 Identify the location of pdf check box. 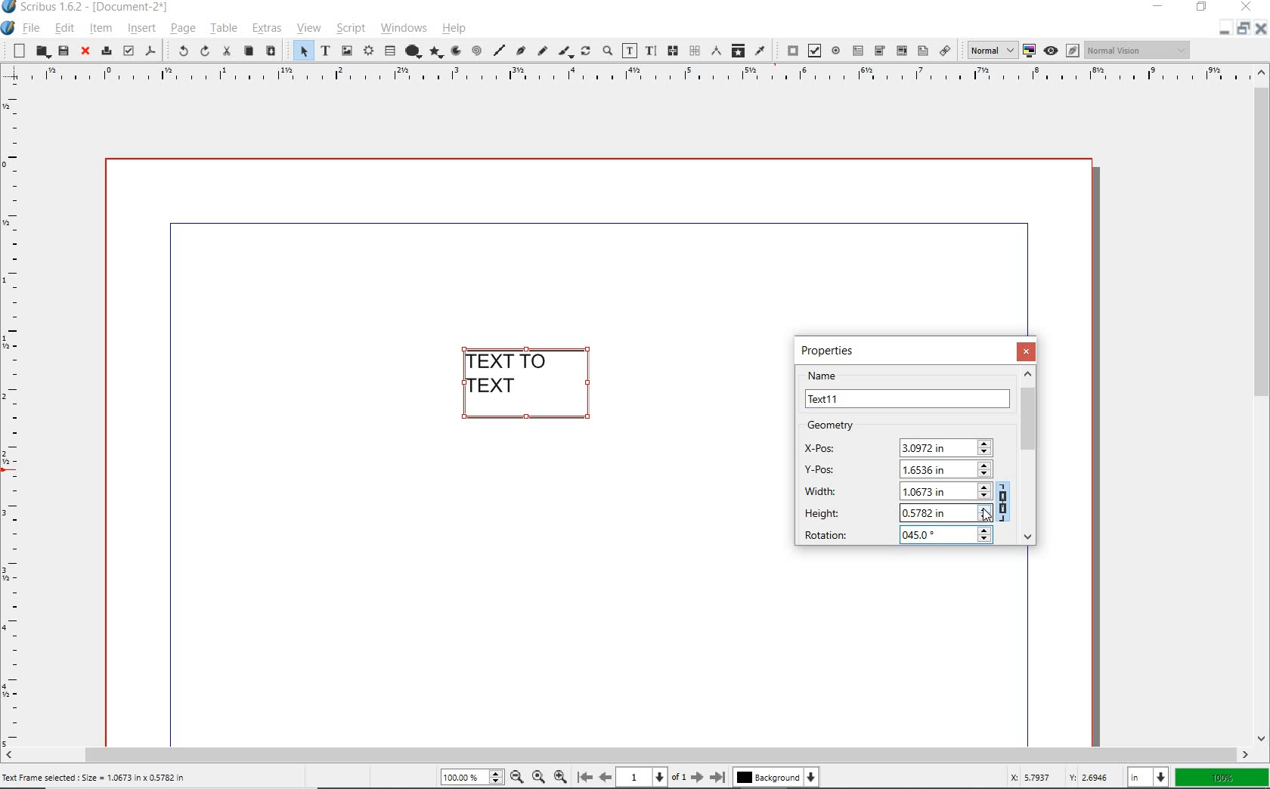
(815, 50).